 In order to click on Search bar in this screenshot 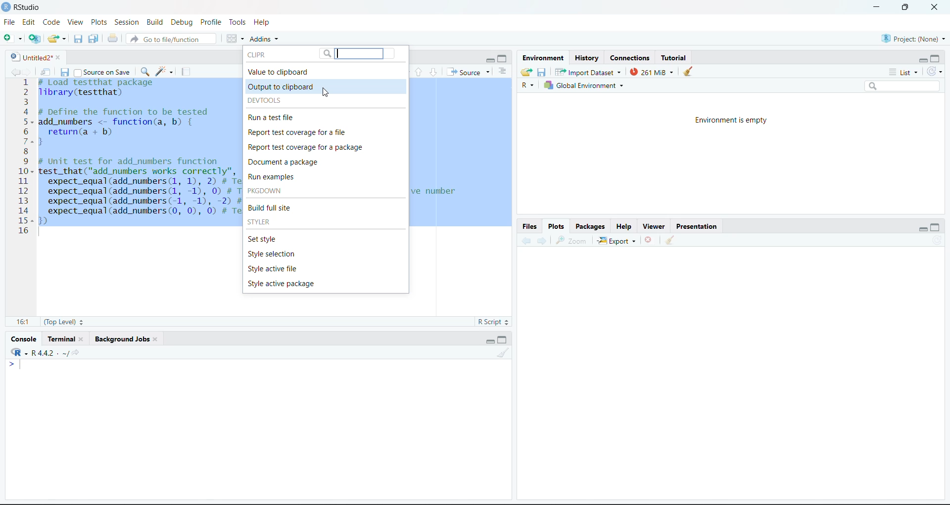, I will do `click(357, 54)`.